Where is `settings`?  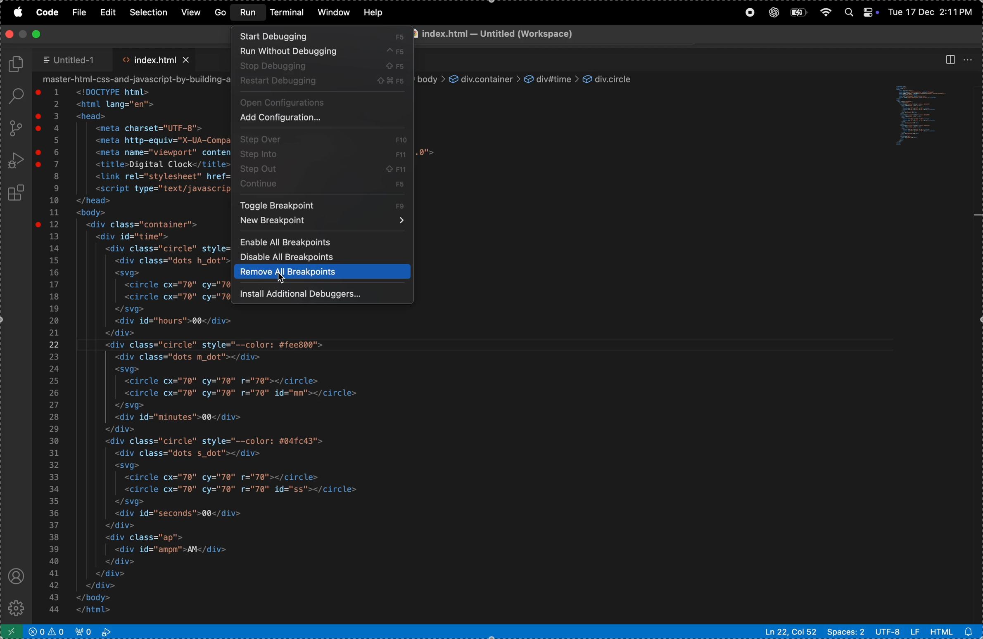 settings is located at coordinates (14, 606).